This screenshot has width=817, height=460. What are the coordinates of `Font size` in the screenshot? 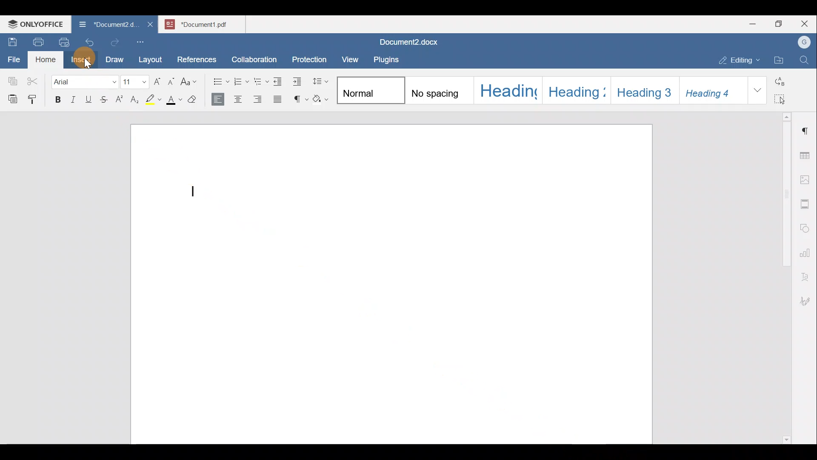 It's located at (136, 82).